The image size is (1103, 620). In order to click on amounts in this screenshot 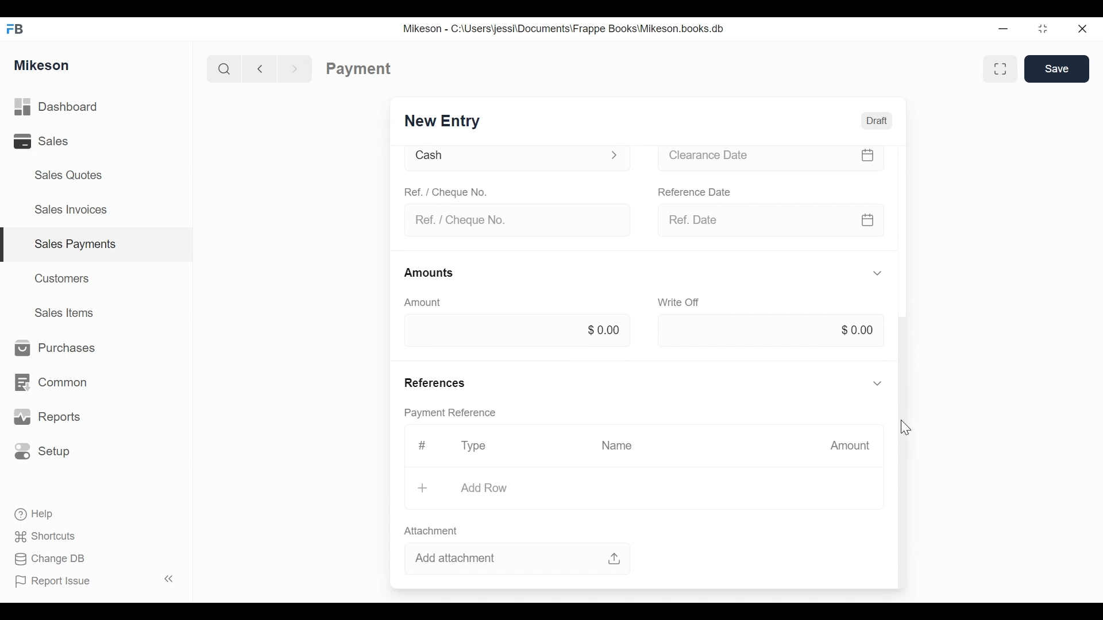, I will do `click(427, 273)`.